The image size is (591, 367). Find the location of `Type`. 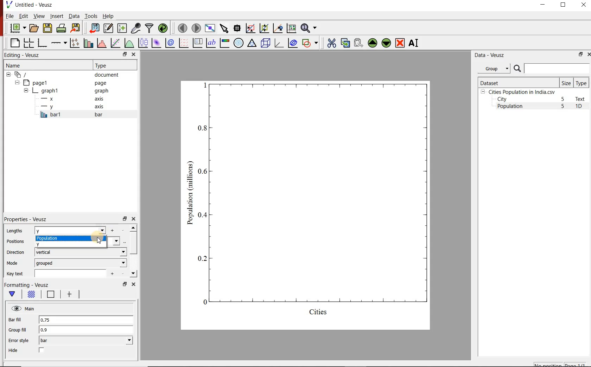

Type is located at coordinates (582, 83).